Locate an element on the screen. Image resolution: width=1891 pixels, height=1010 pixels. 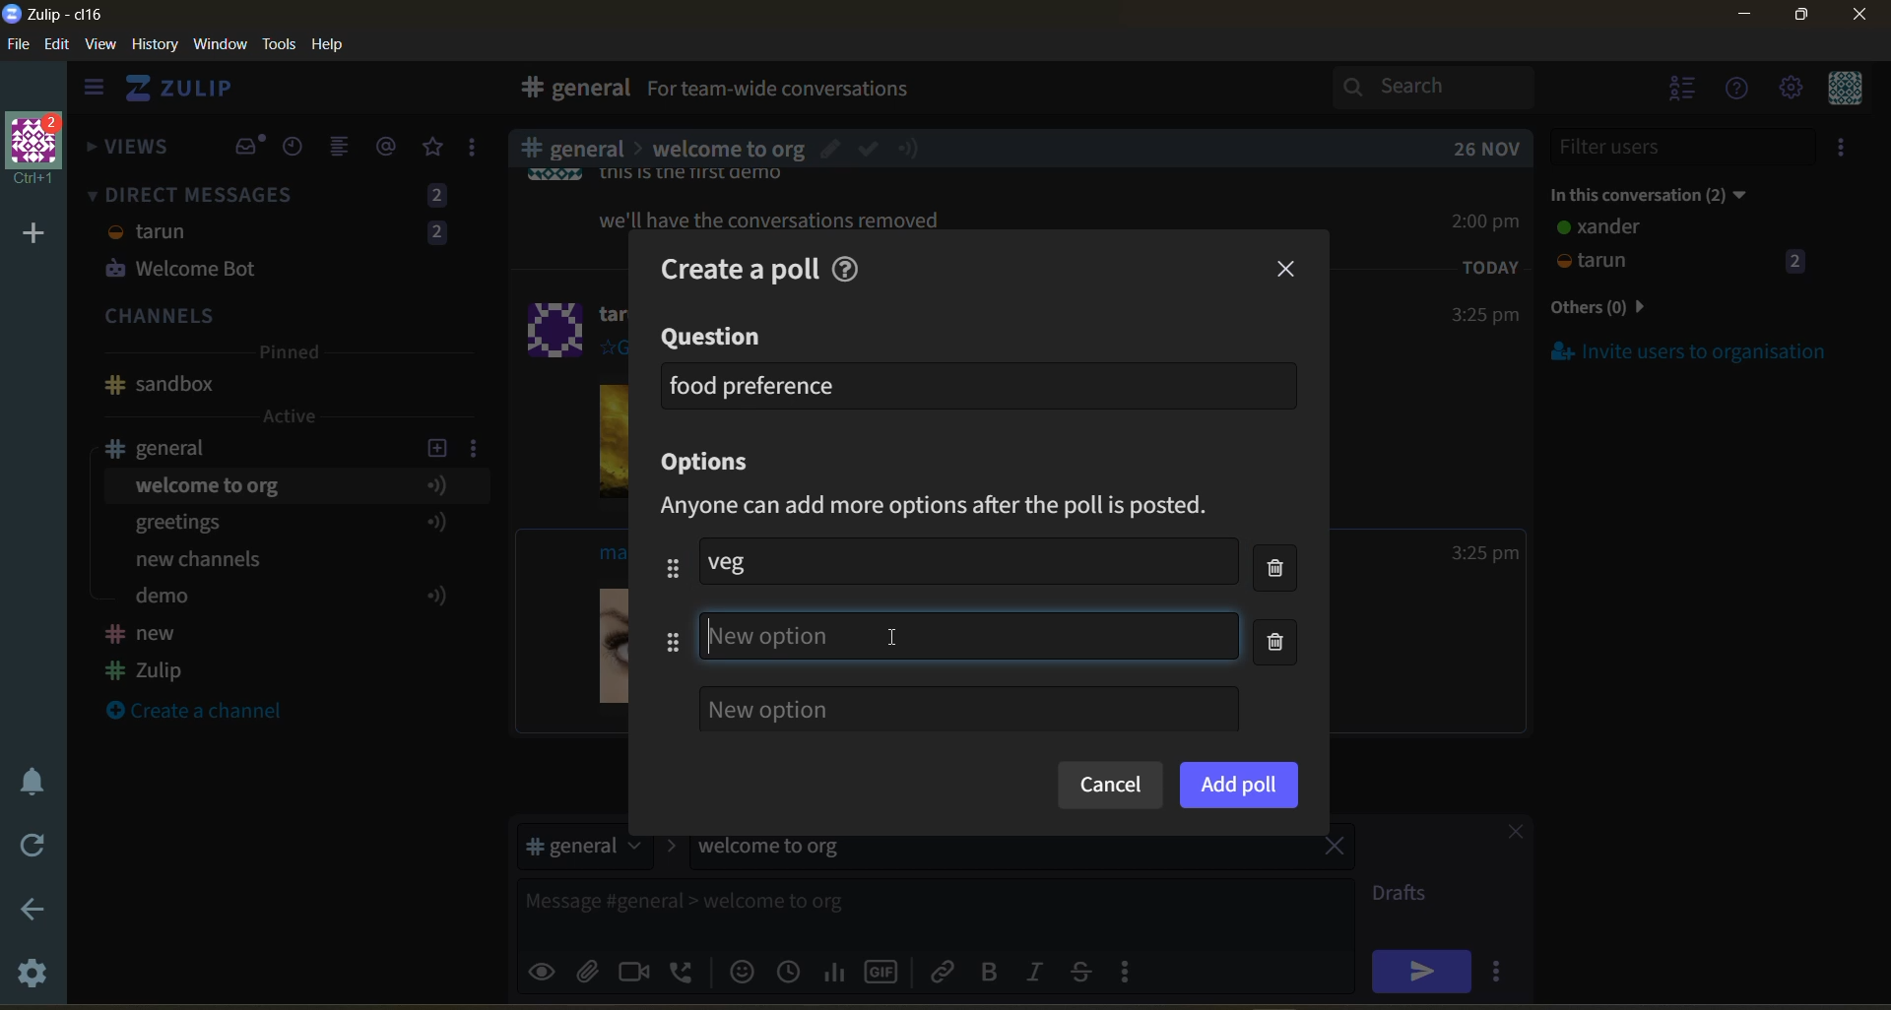
strikethrough is located at coordinates (1087, 971).